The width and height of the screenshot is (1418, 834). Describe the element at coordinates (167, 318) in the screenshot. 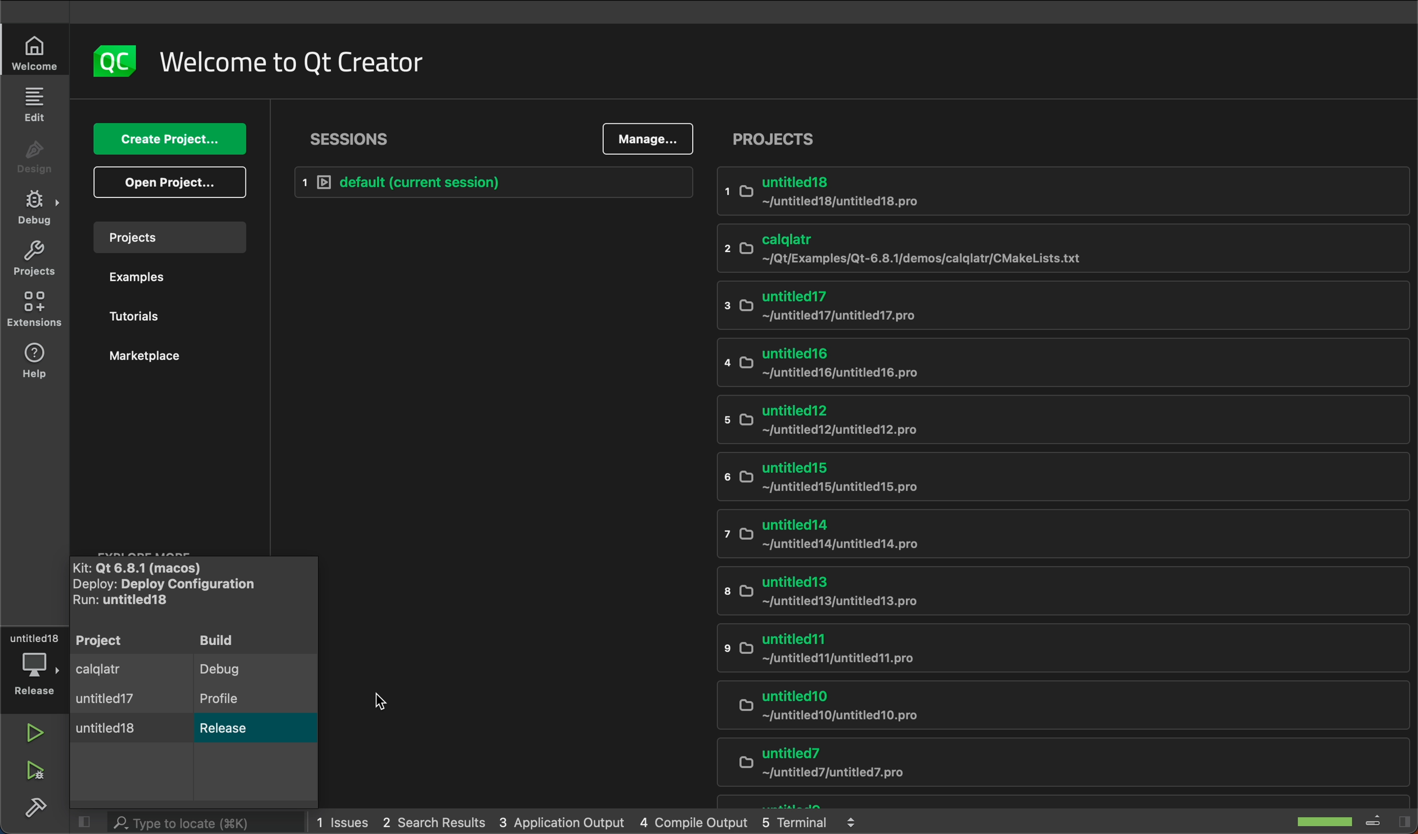

I see `tutorials` at that location.